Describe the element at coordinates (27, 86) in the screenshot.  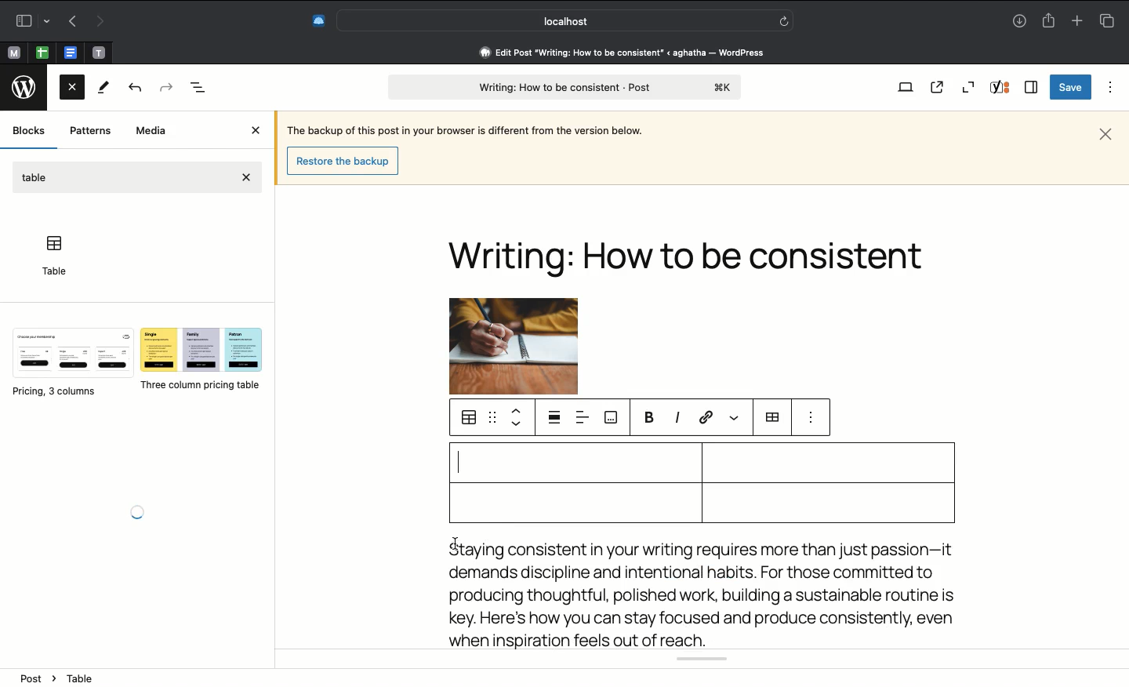
I see `Wordpress` at that location.